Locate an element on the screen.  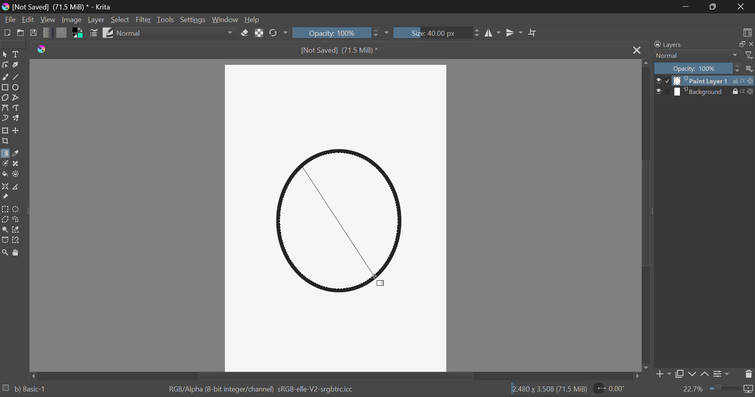
Scroll Bar is located at coordinates (645, 217).